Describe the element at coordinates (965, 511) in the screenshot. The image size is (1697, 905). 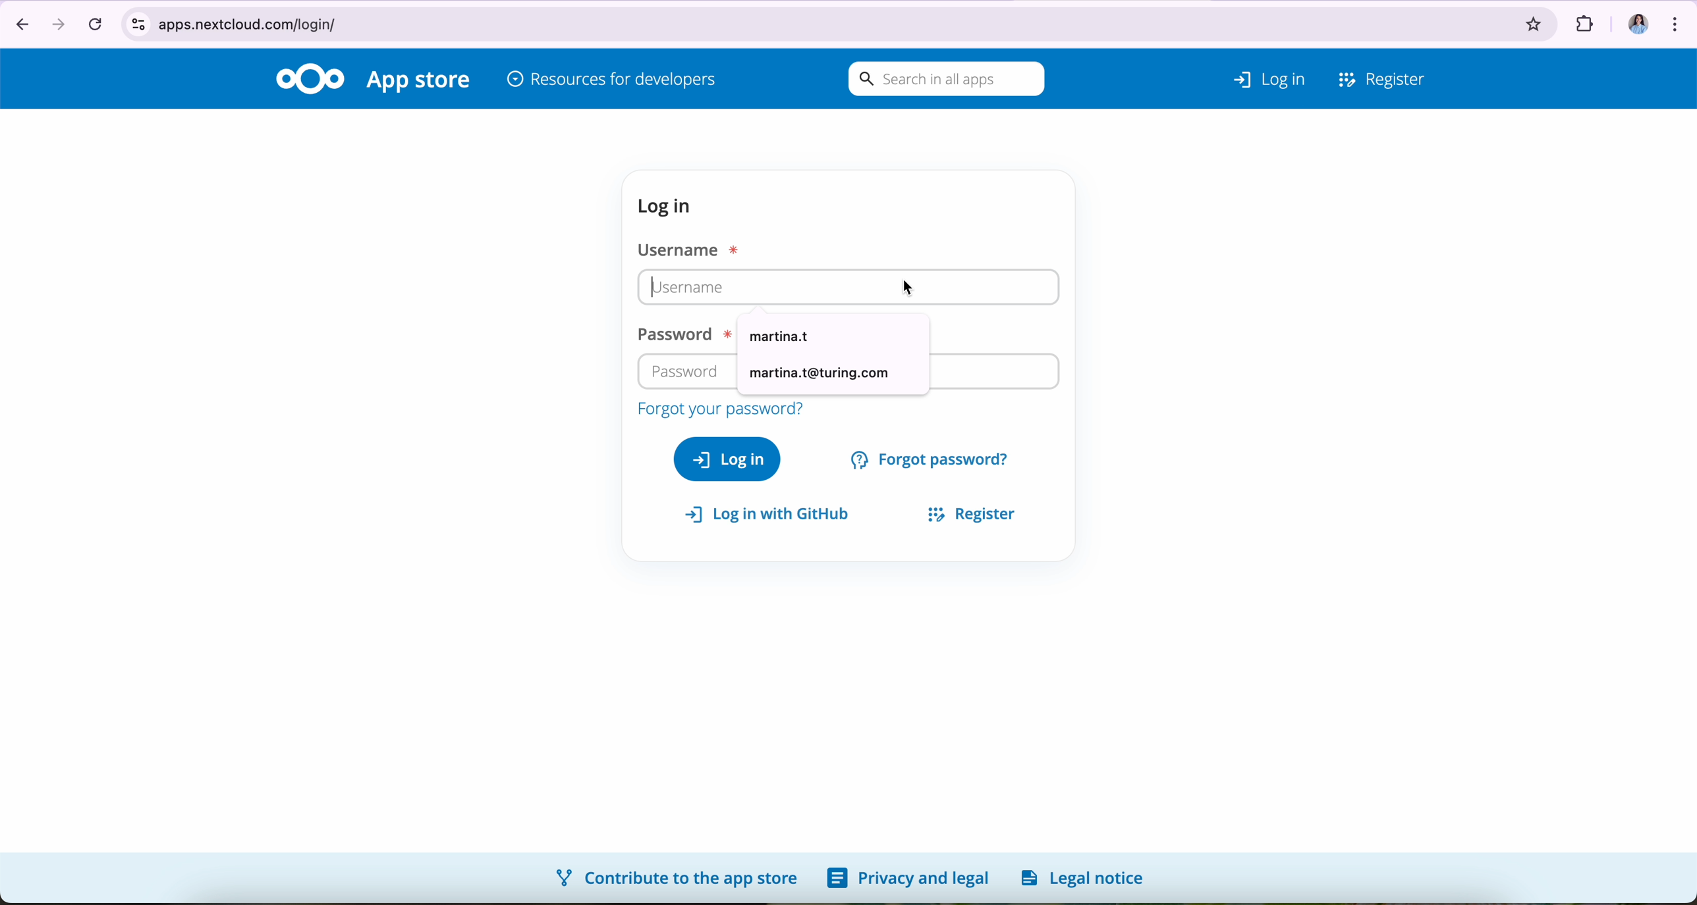
I see `register` at that location.